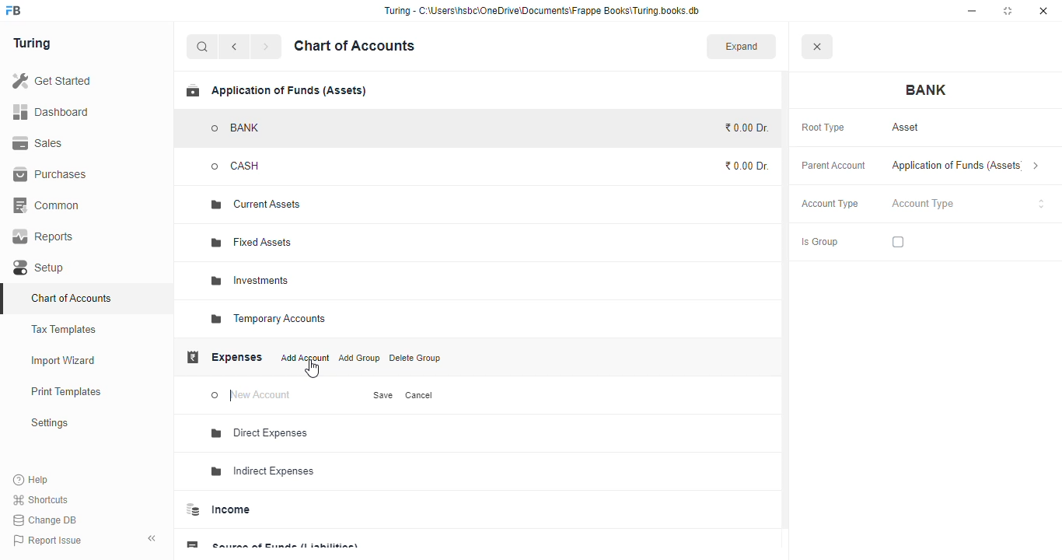 The image size is (1062, 560). Describe the element at coordinates (972, 11) in the screenshot. I see `minimize` at that location.